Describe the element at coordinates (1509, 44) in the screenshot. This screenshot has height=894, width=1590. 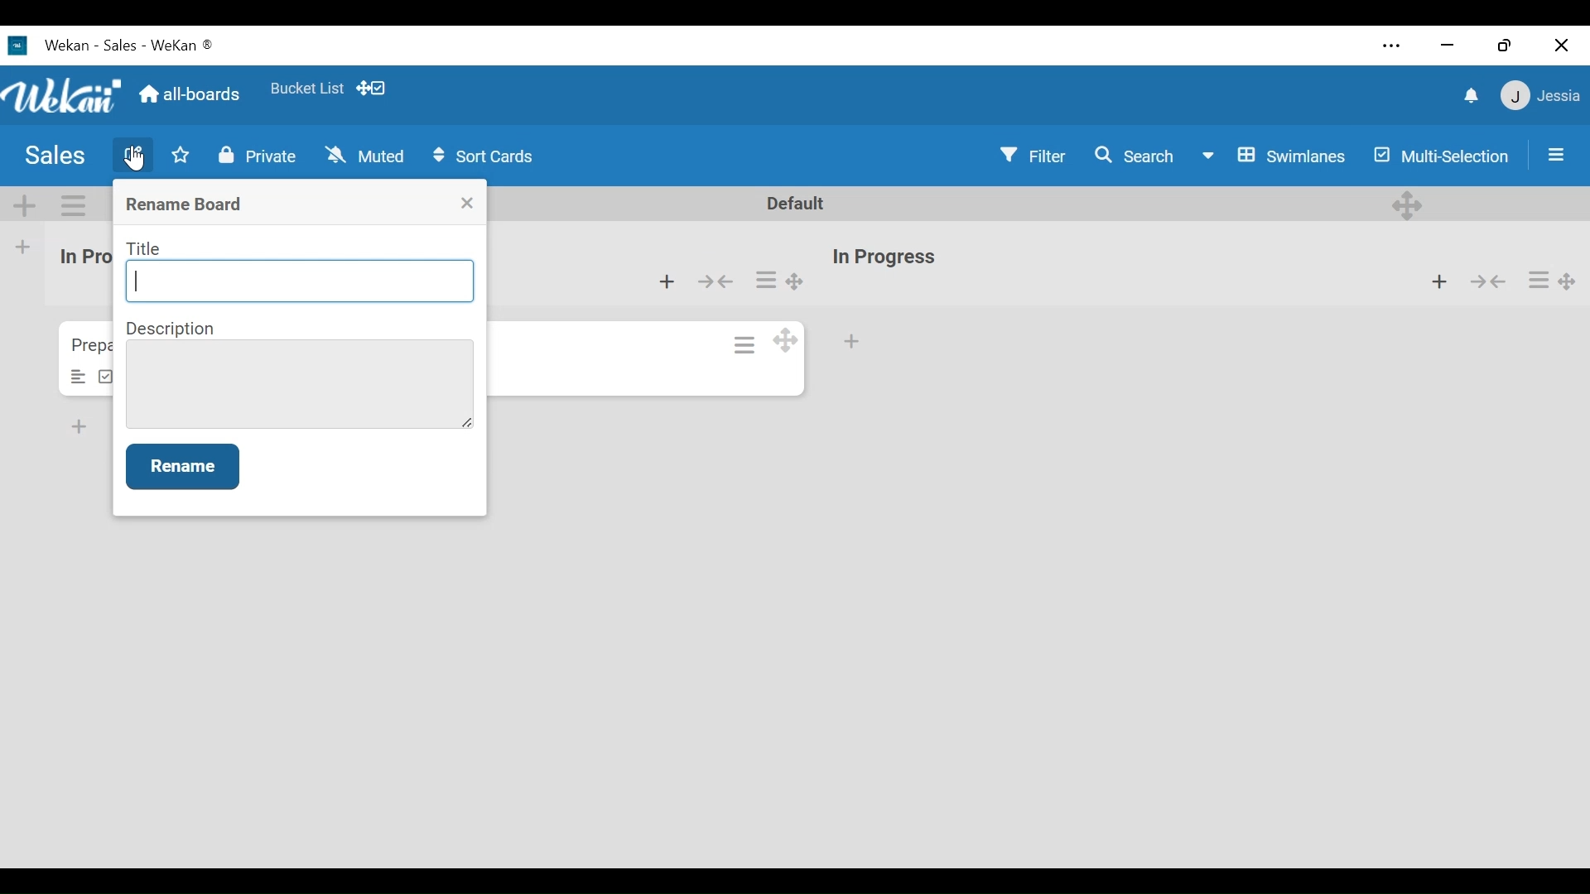
I see `Restore` at that location.